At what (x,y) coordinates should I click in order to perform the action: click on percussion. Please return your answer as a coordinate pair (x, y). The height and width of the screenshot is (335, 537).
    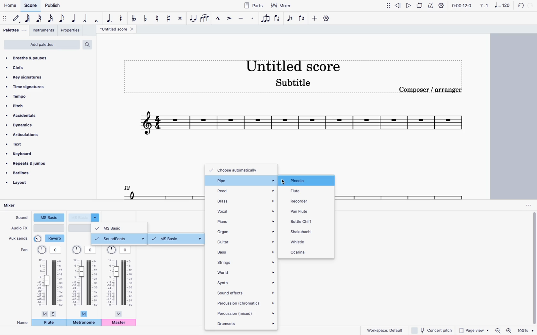
    Looking at the image, I should click on (246, 303).